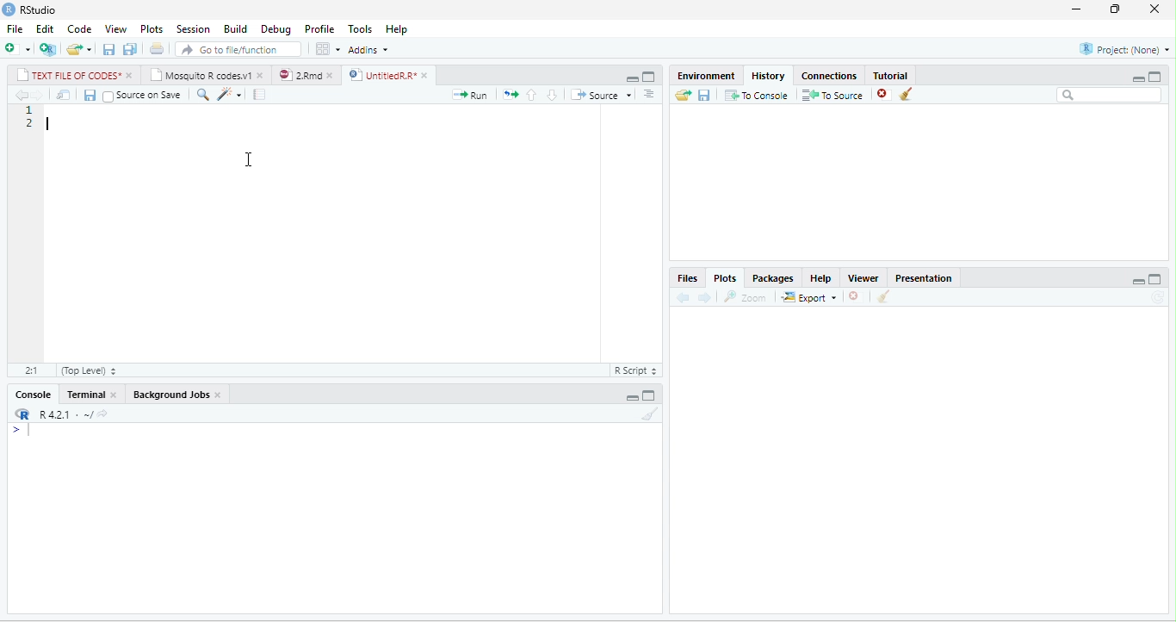  I want to click on new project, so click(47, 49).